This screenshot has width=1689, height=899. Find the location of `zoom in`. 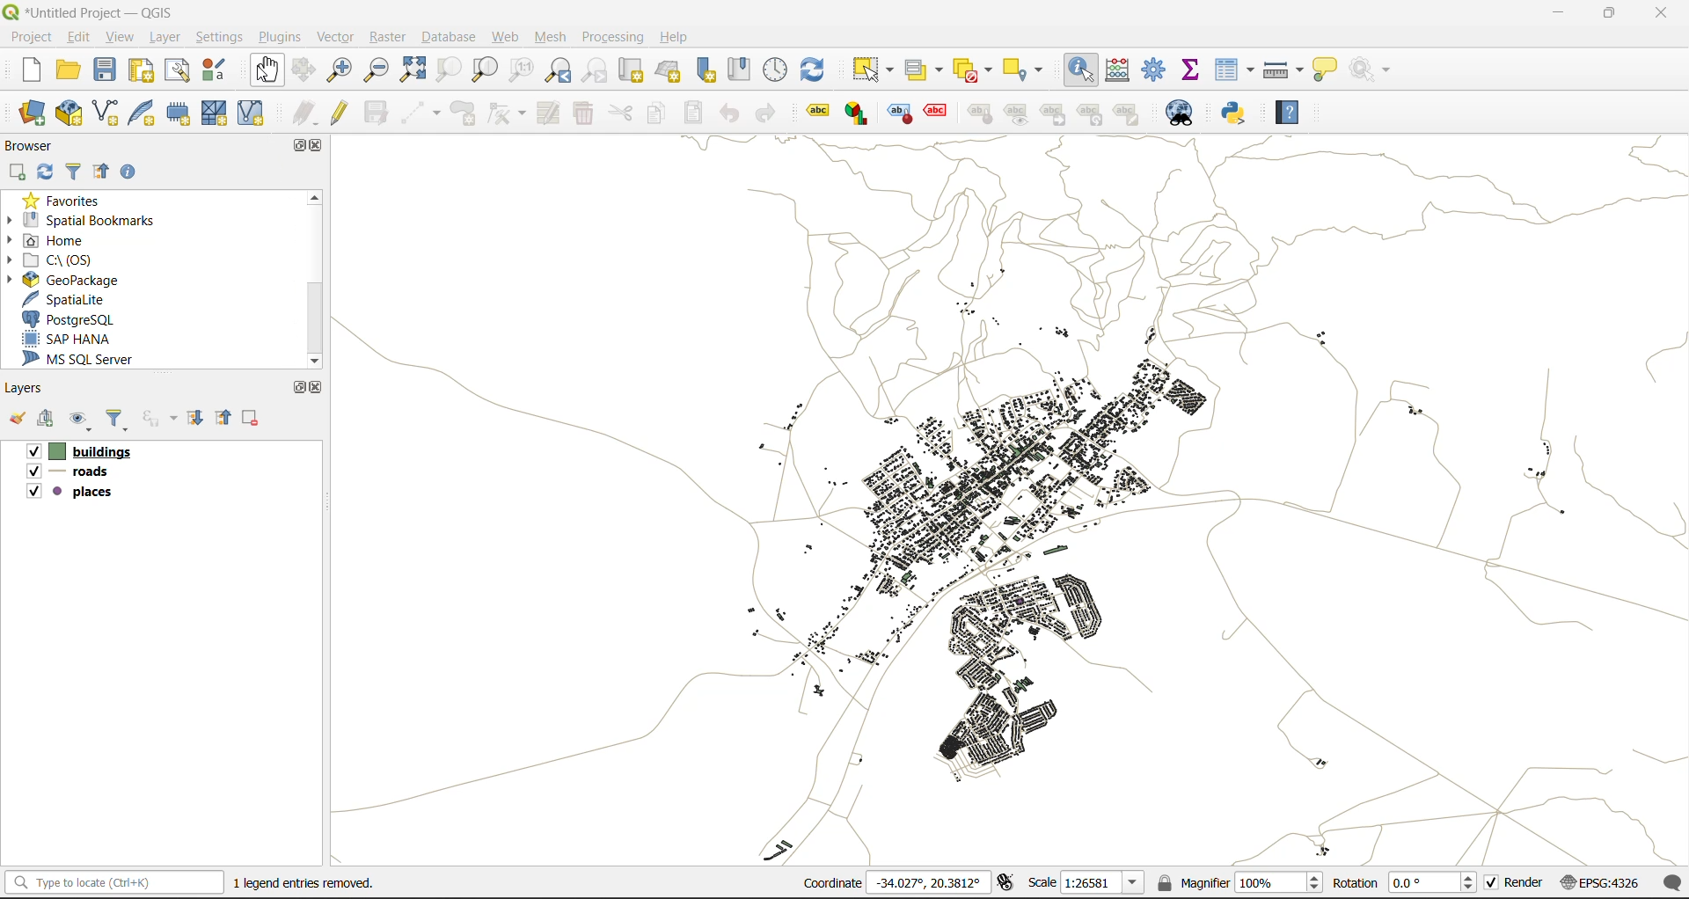

zoom in is located at coordinates (344, 70).